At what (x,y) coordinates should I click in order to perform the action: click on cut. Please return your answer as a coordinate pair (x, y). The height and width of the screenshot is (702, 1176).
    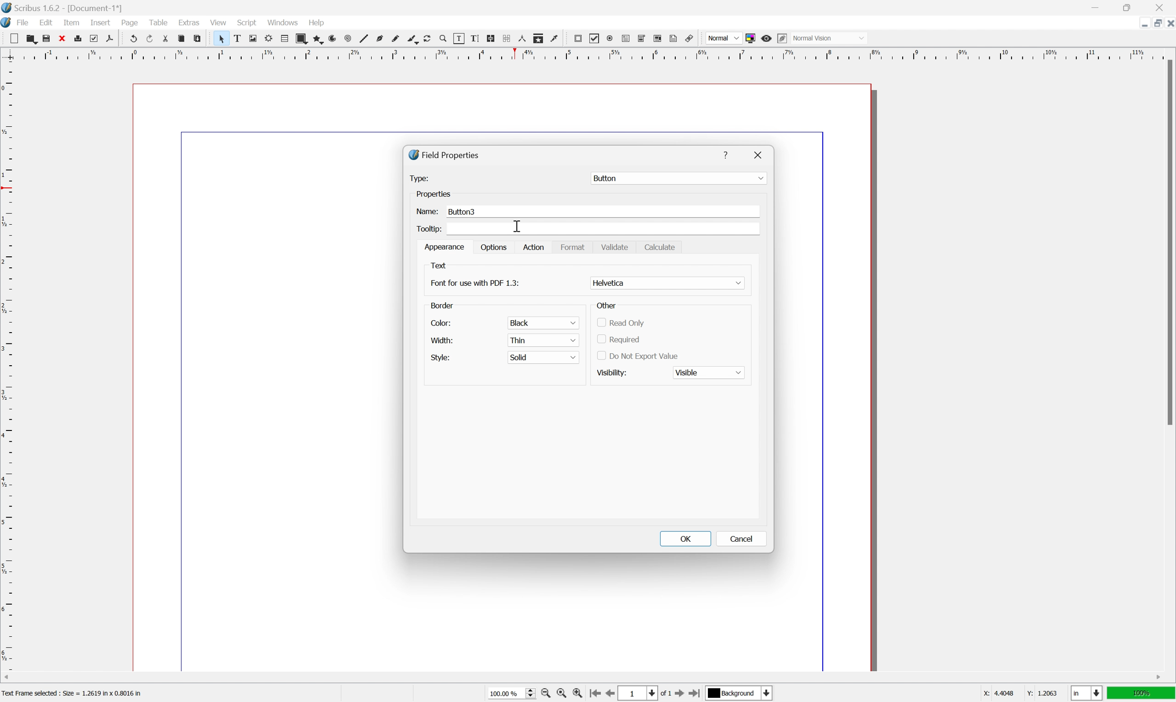
    Looking at the image, I should click on (61, 38).